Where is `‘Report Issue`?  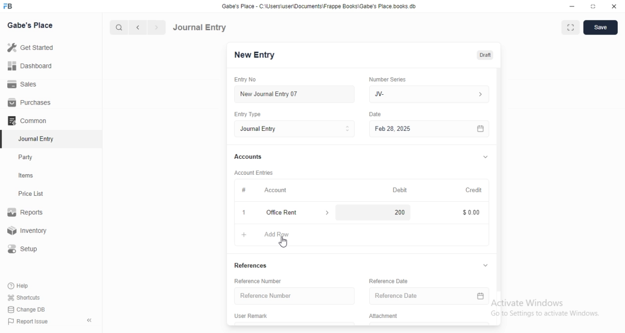 ‘Report Issue is located at coordinates (27, 321).